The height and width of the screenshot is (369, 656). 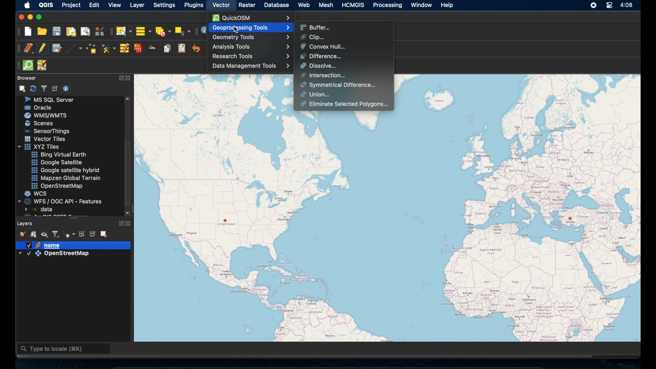 I want to click on layers, so click(x=25, y=223).